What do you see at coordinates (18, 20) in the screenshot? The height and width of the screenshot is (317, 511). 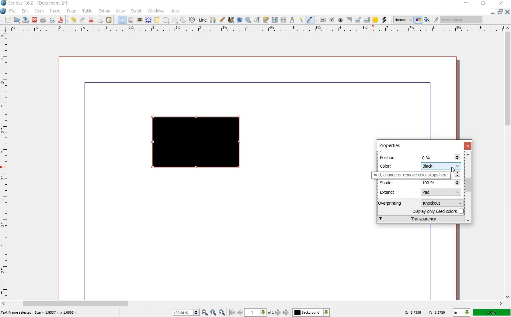 I see `open` at bounding box center [18, 20].